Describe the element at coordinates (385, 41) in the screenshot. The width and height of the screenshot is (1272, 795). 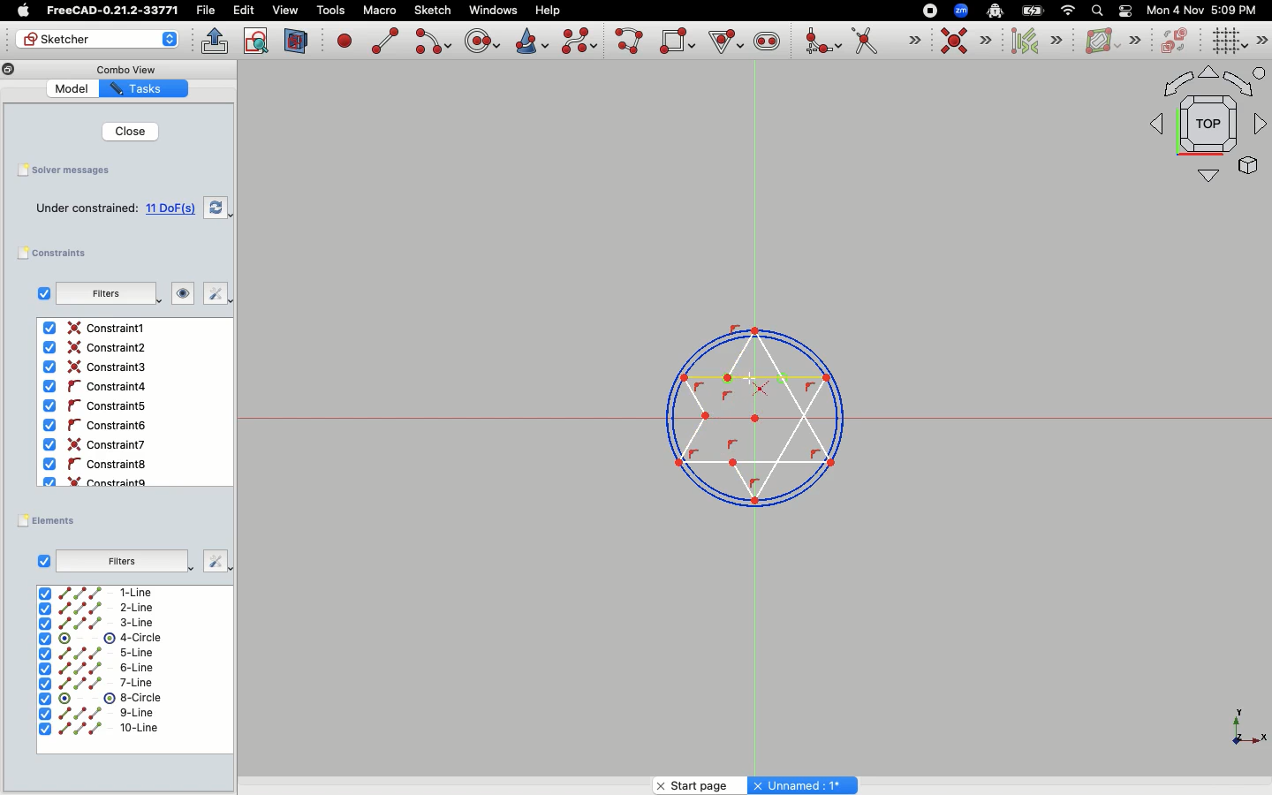
I see `Create line` at that location.